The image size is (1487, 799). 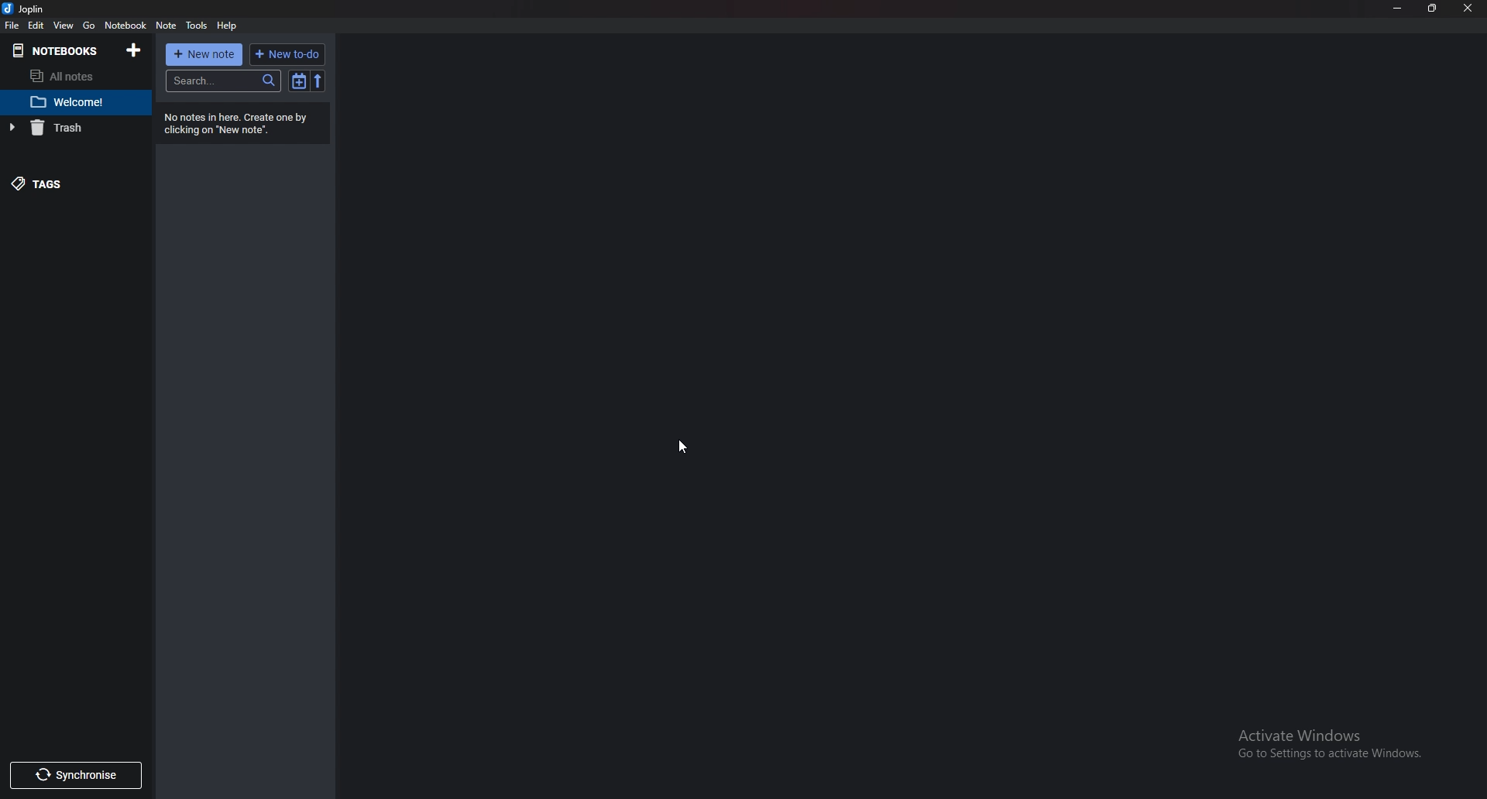 I want to click on No notes in here. Create one by clicking on 'new note'., so click(x=246, y=124).